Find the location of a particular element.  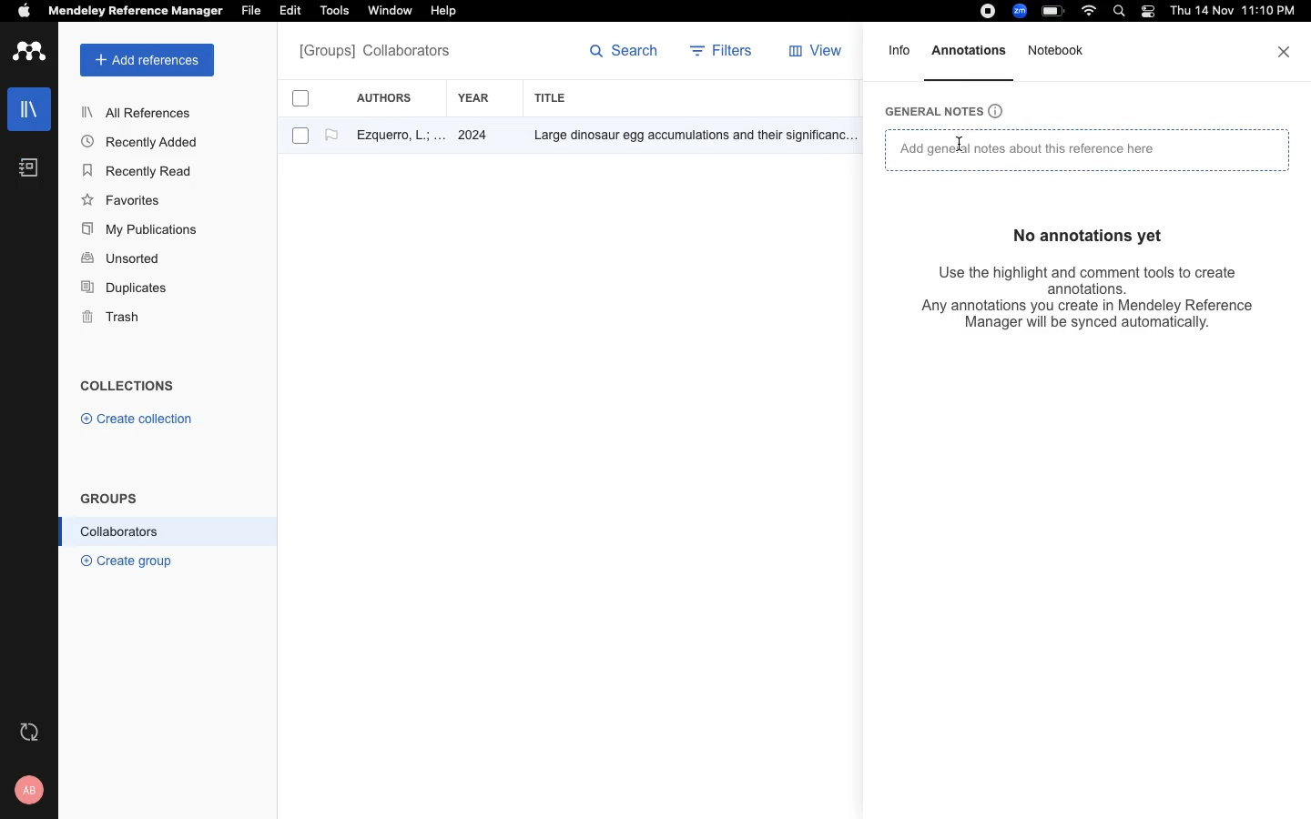

Recently Read is located at coordinates (139, 171).